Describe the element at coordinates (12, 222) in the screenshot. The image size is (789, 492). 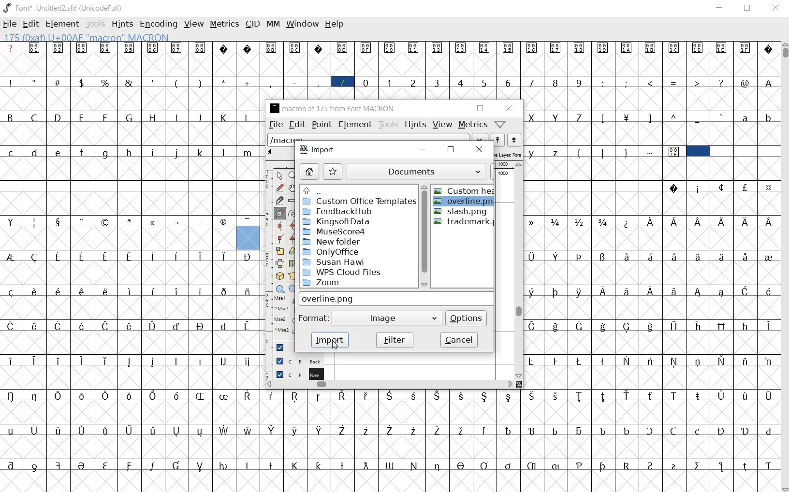
I see `Symbol` at that location.